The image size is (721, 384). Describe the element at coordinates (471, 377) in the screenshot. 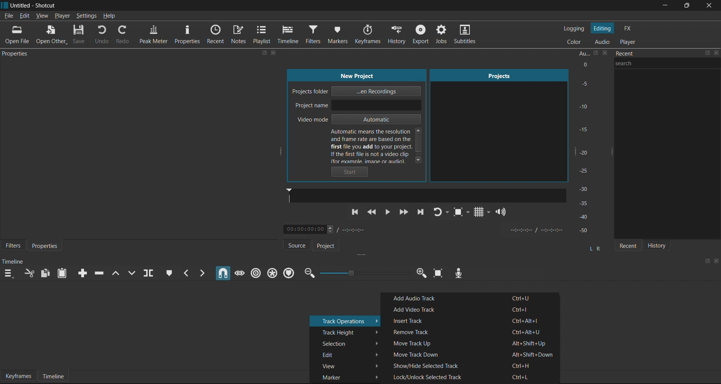

I see `Lock/Unlock Selected Track` at that location.